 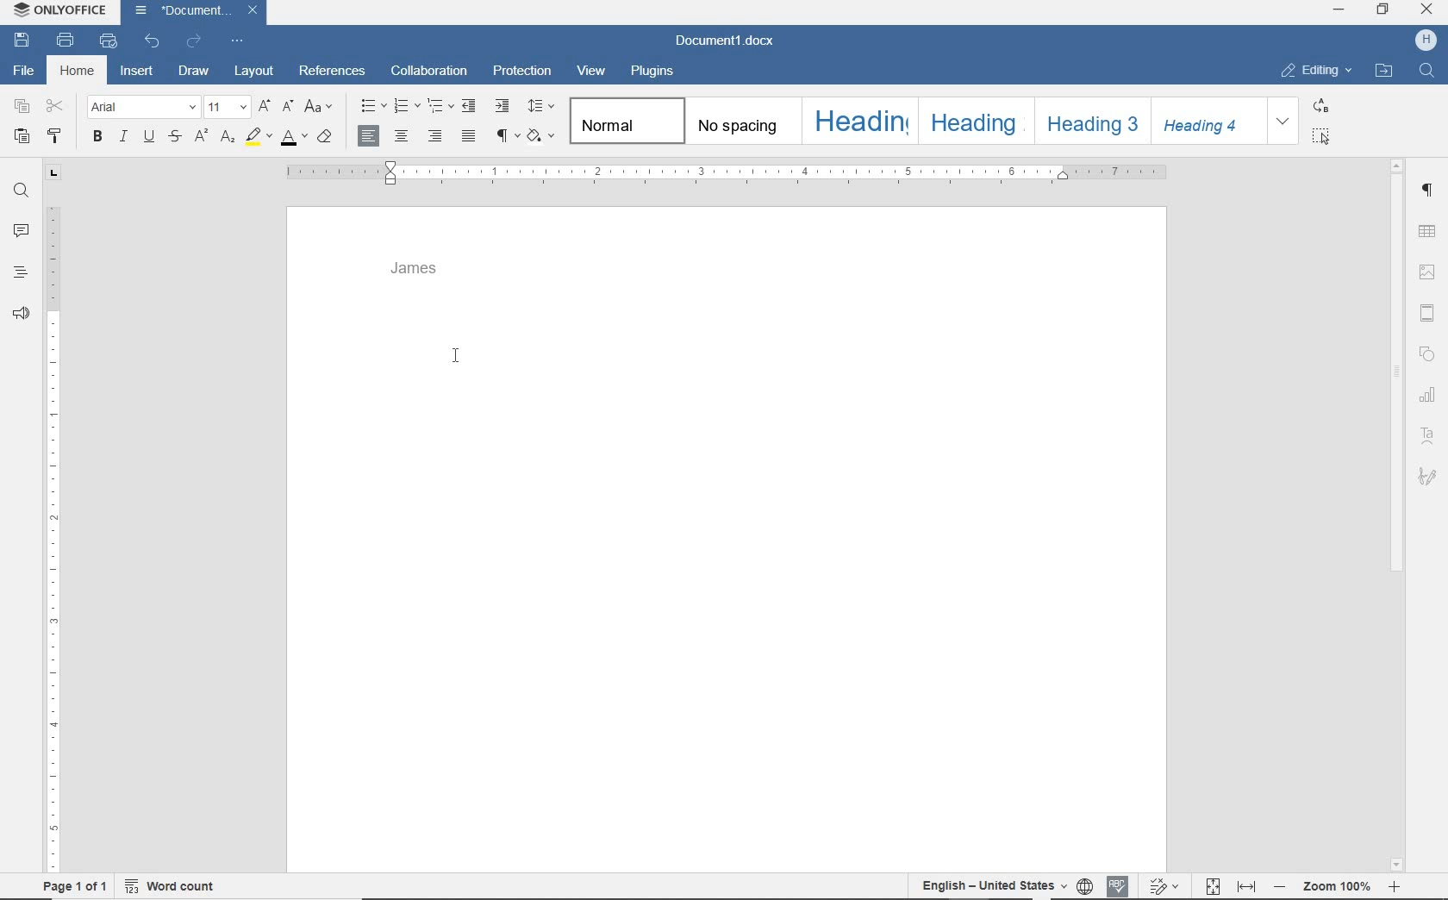 What do you see at coordinates (974, 121) in the screenshot?
I see `Heading2` at bounding box center [974, 121].